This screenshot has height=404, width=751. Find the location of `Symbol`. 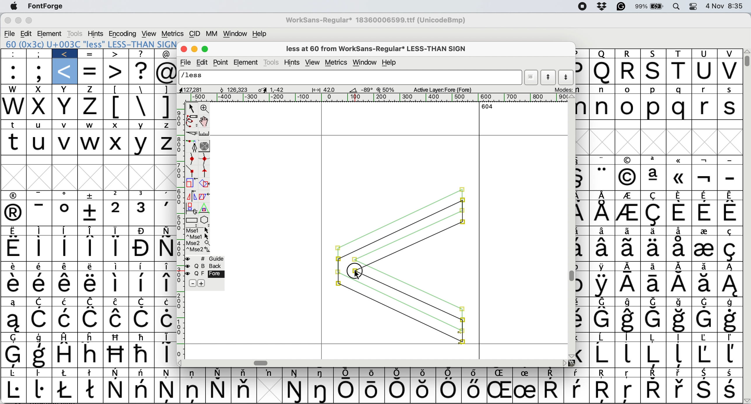

Symbol is located at coordinates (165, 248).